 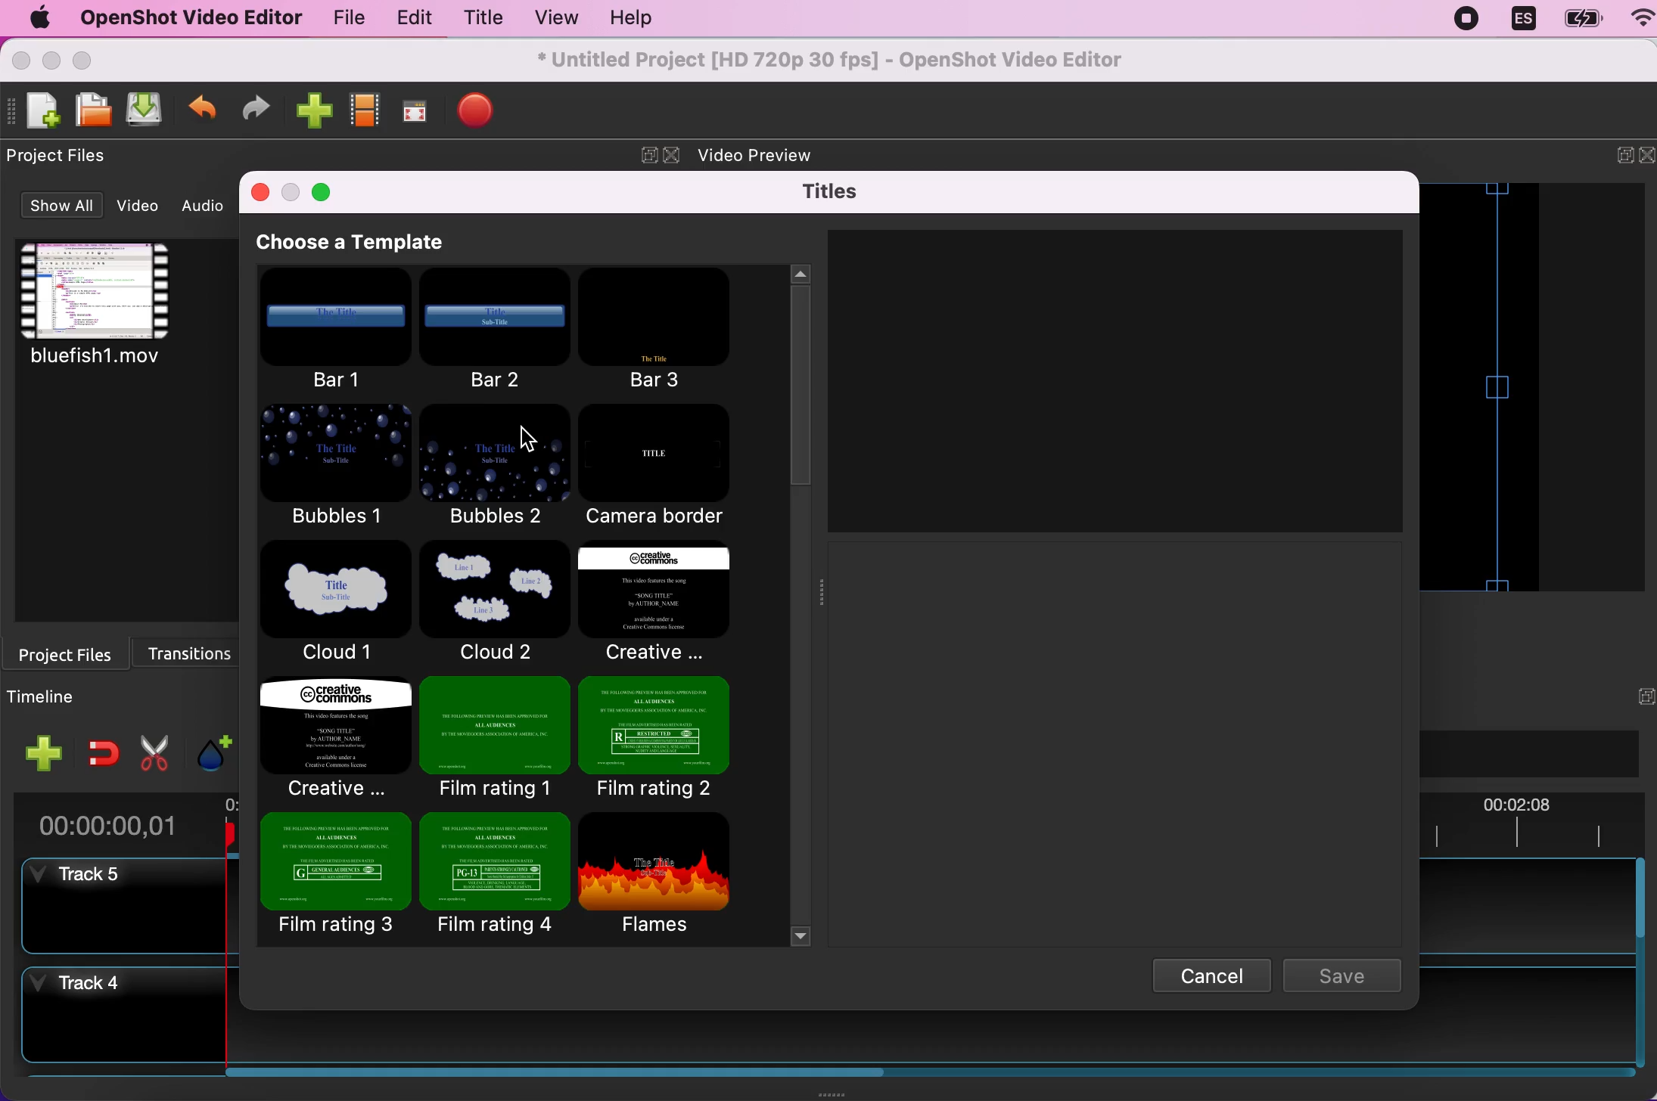 What do you see at coordinates (337, 605) in the screenshot?
I see `cloud 1` at bounding box center [337, 605].